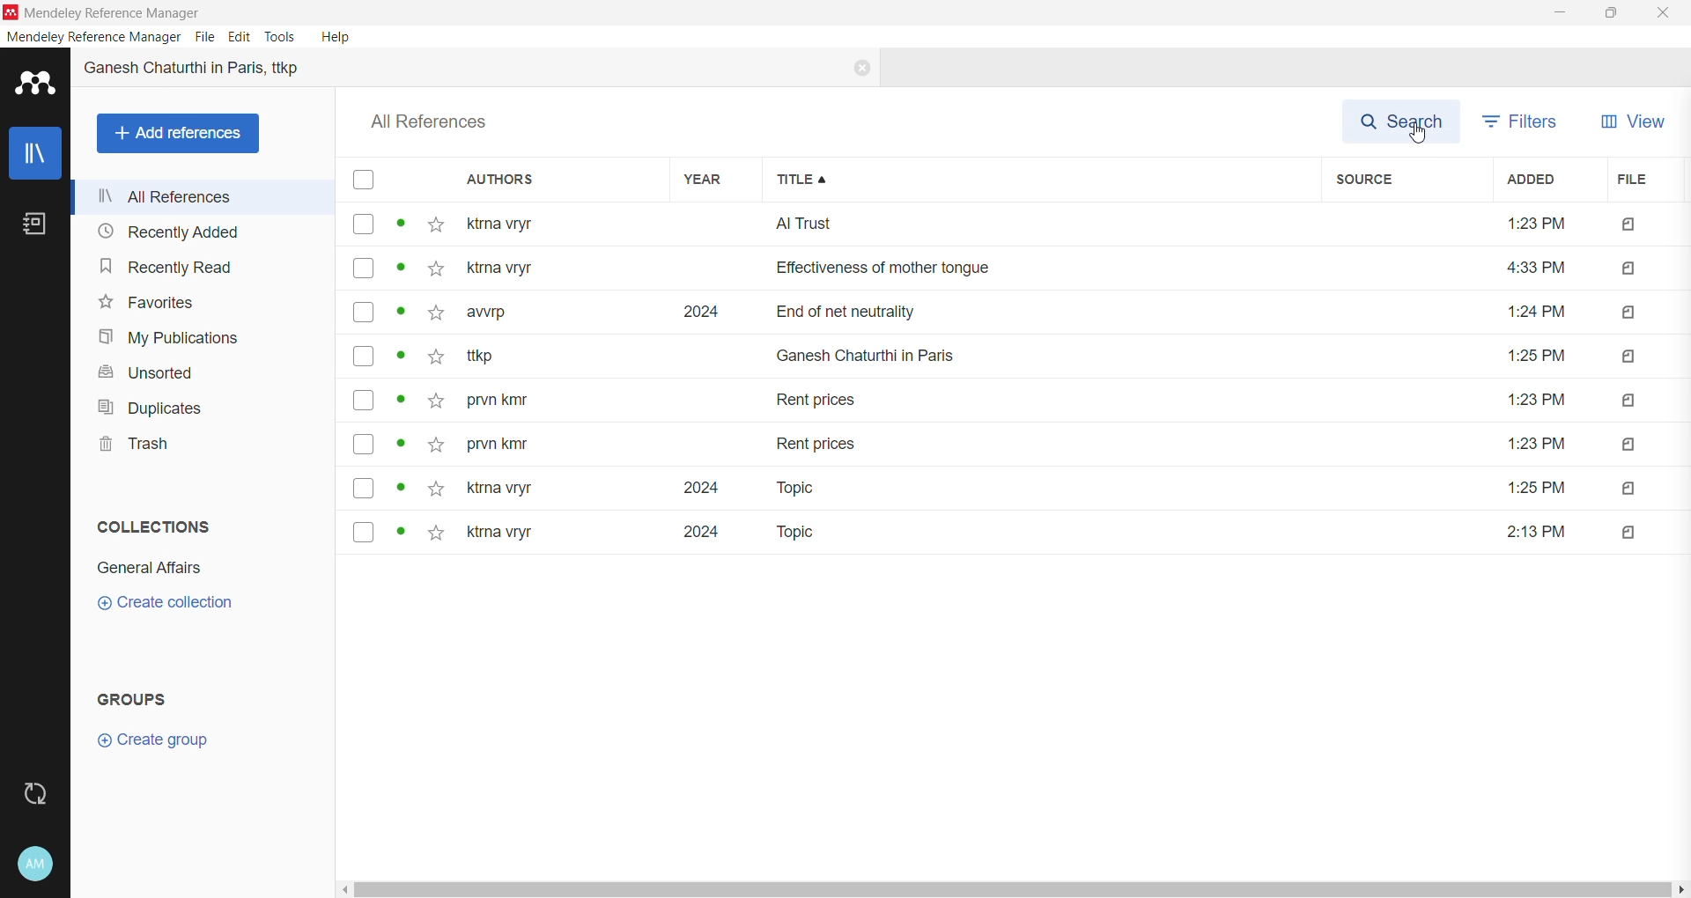  What do you see at coordinates (1019, 445) in the screenshot?
I see `prvn kmr Rent prices 1:23 PM` at bounding box center [1019, 445].